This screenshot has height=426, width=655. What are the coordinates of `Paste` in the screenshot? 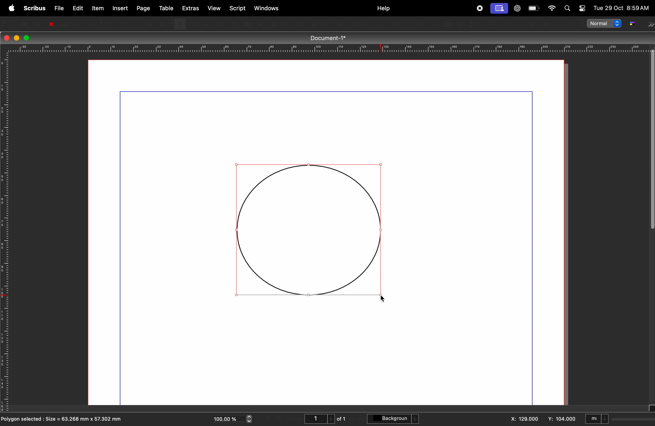 It's located at (164, 23).